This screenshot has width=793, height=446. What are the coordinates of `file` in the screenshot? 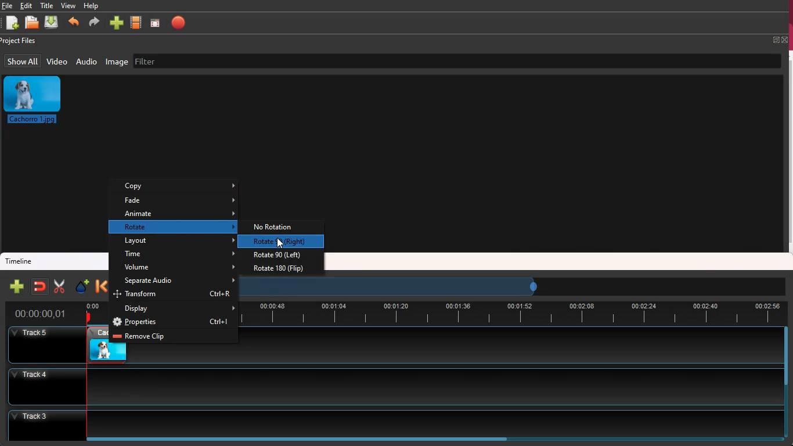 It's located at (6, 6).